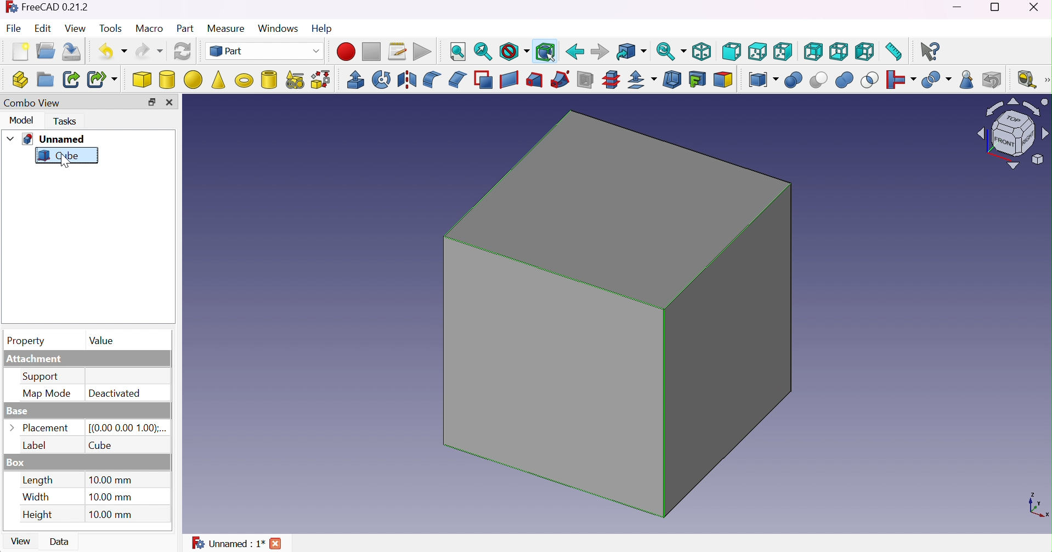  I want to click on Draw style, so click(515, 51).